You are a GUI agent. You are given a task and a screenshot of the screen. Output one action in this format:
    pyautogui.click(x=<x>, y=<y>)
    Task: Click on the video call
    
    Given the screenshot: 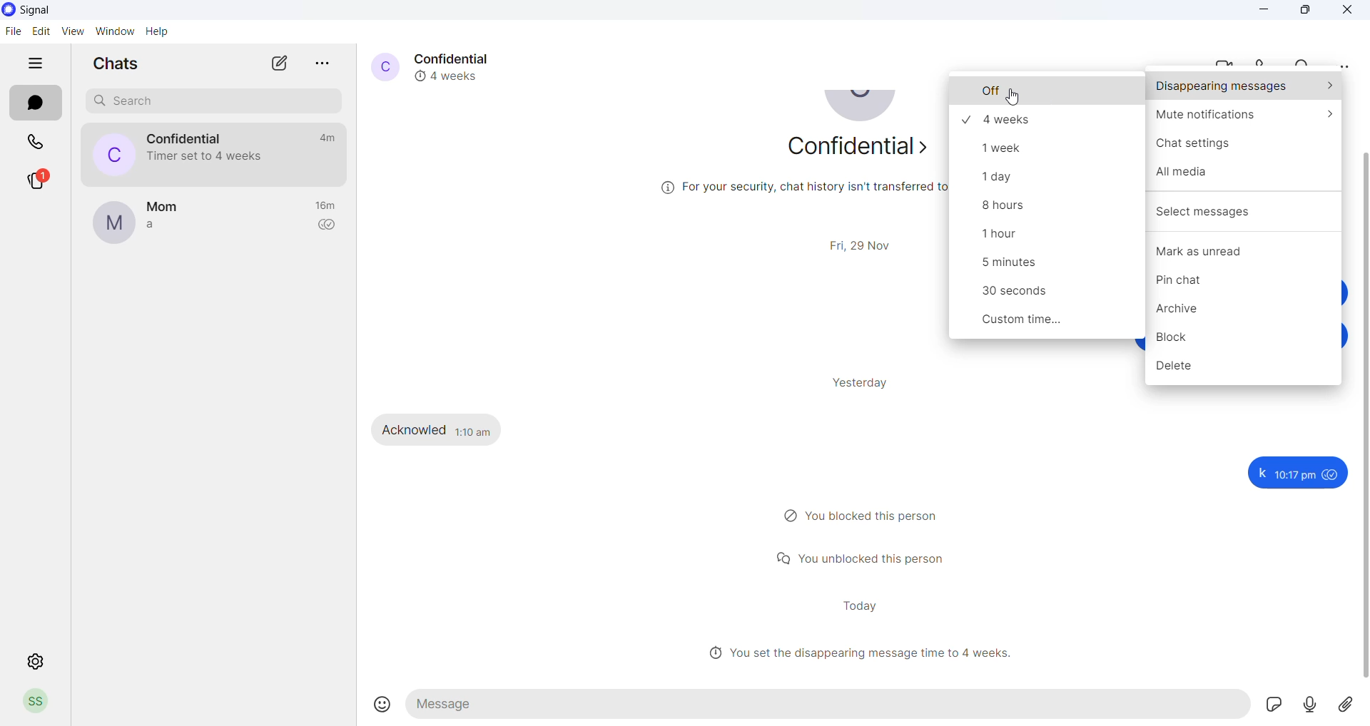 What is the action you would take?
    pyautogui.click(x=1228, y=60)
    